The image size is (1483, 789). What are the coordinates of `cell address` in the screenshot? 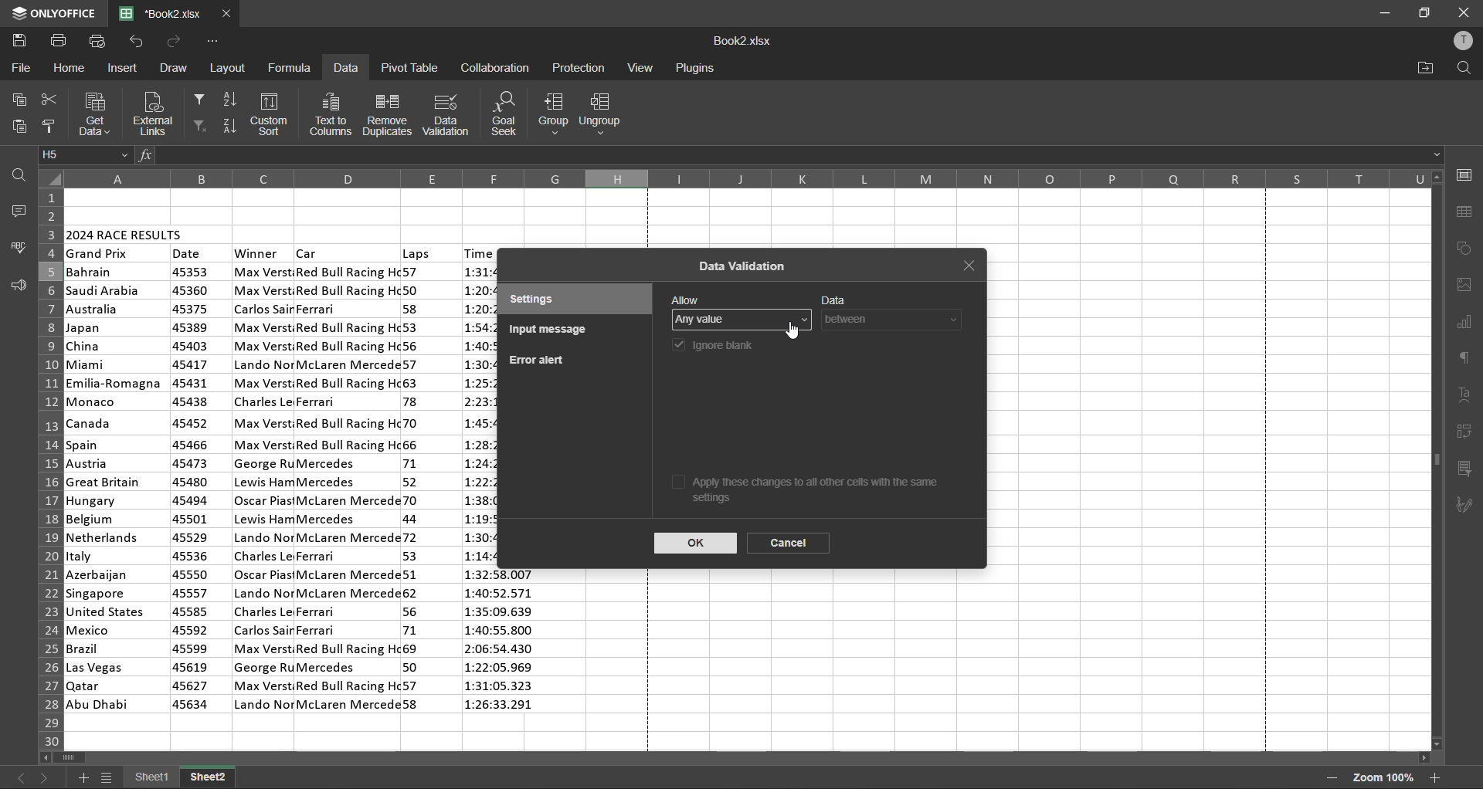 It's located at (86, 155).